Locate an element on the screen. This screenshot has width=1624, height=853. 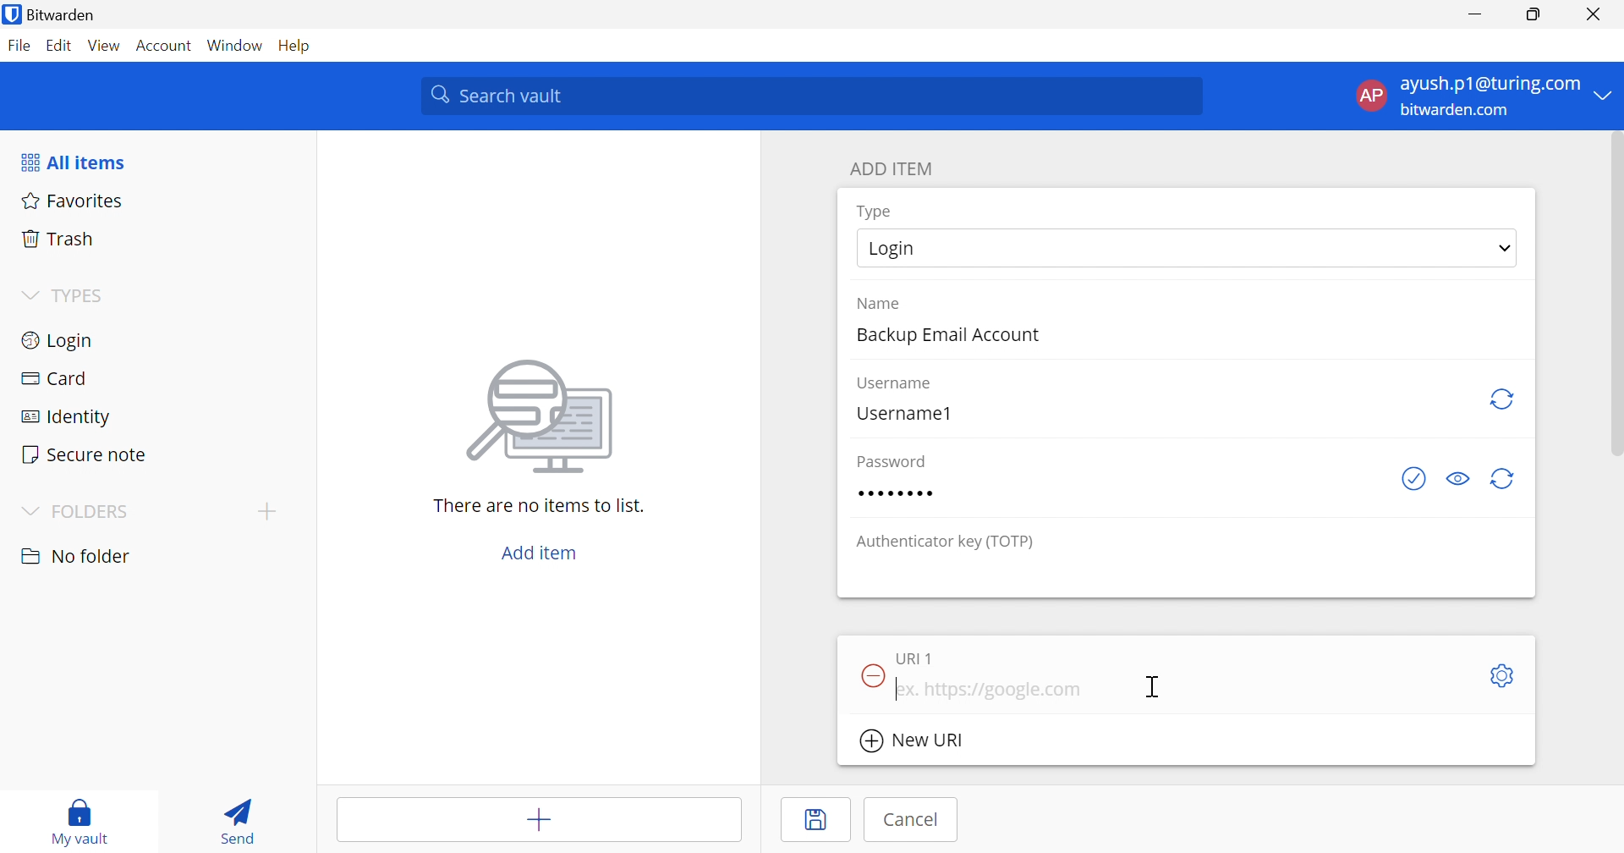
bitwarden.com is located at coordinates (1459, 111).